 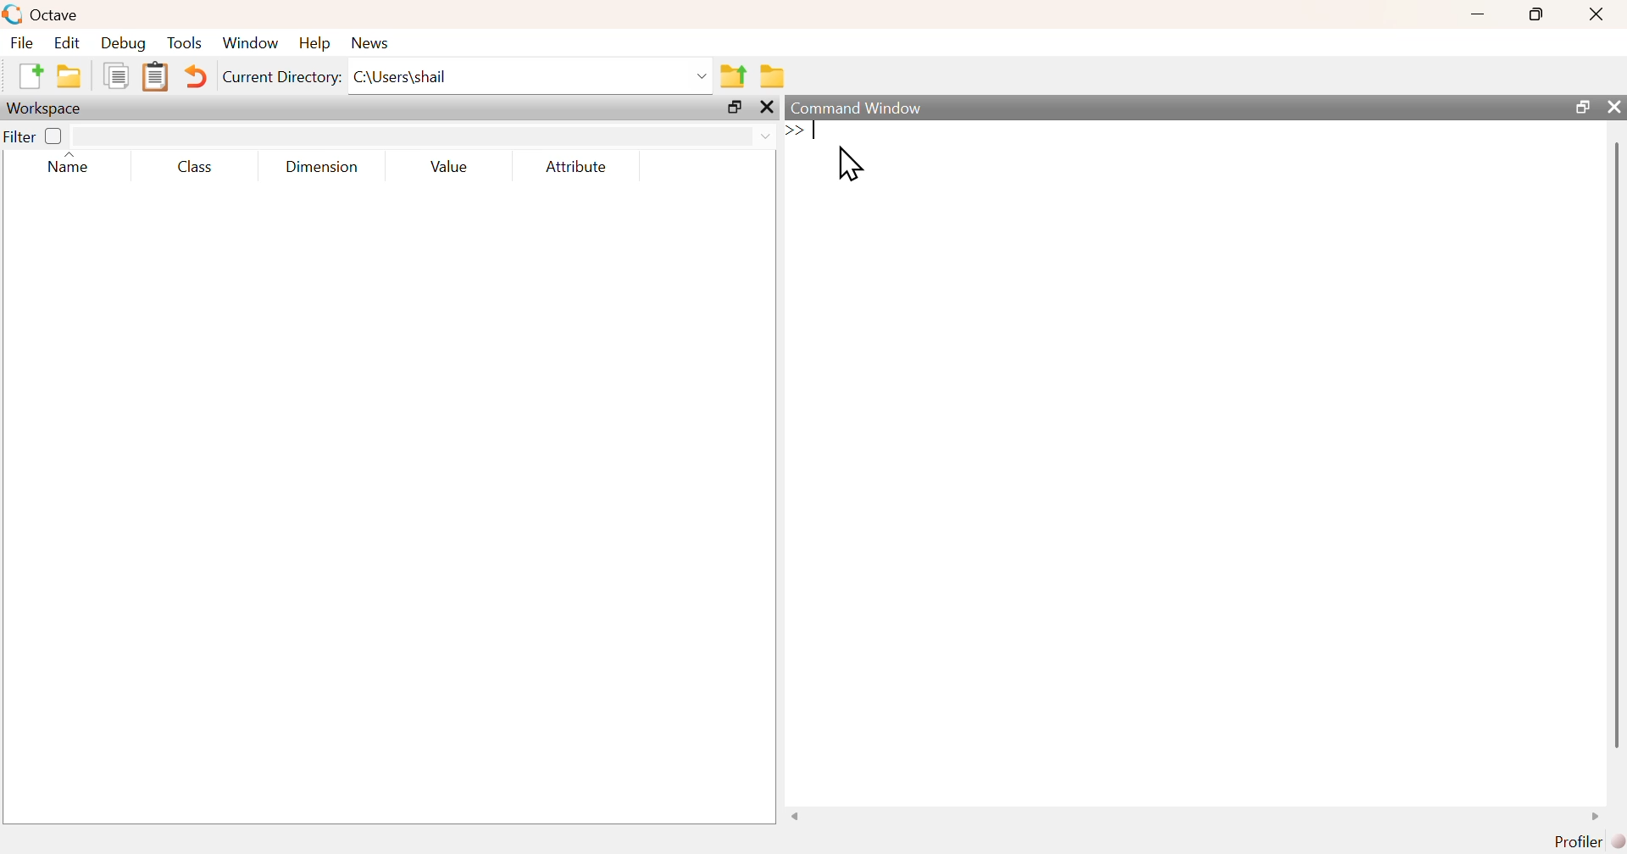 What do you see at coordinates (46, 109) in the screenshot?
I see `Workspace` at bounding box center [46, 109].